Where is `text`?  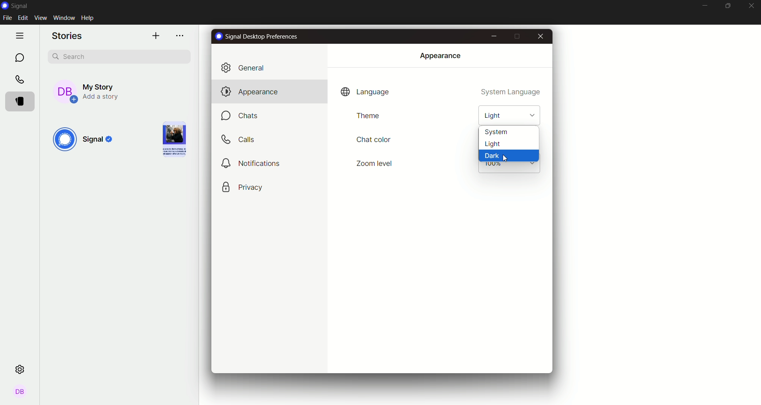 text is located at coordinates (258, 37).